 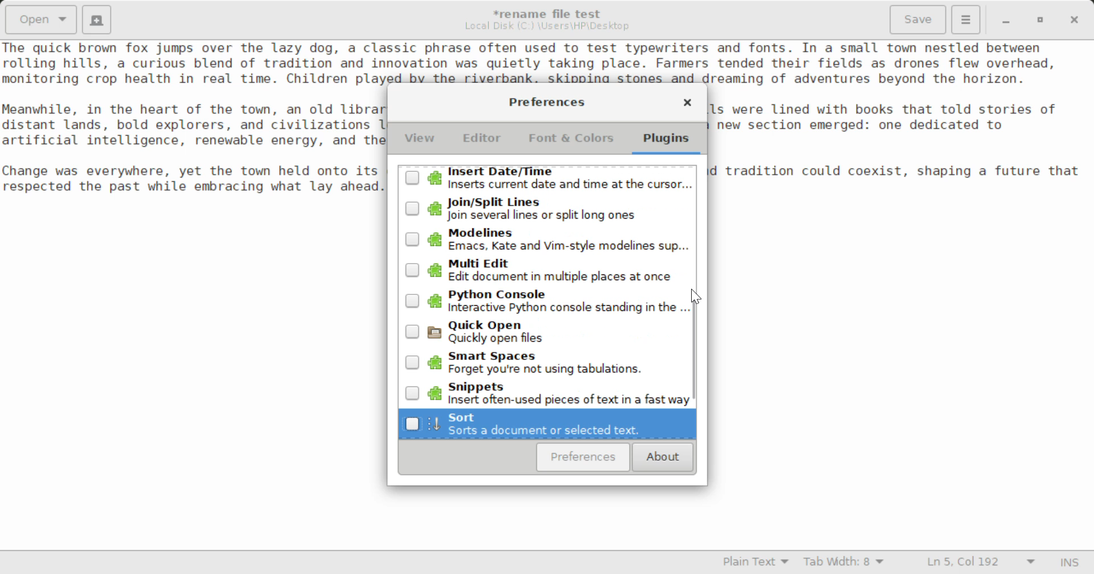 I want to click on Close Window, so click(x=1076, y=19).